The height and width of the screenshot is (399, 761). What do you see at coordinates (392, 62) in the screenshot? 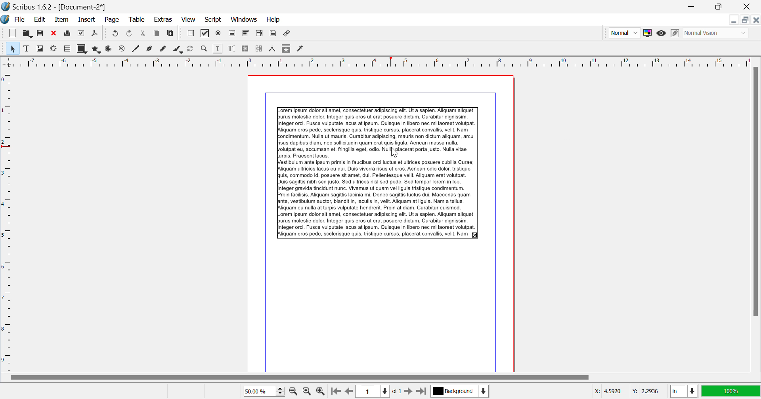
I see `Vertical Page Margin` at bounding box center [392, 62].